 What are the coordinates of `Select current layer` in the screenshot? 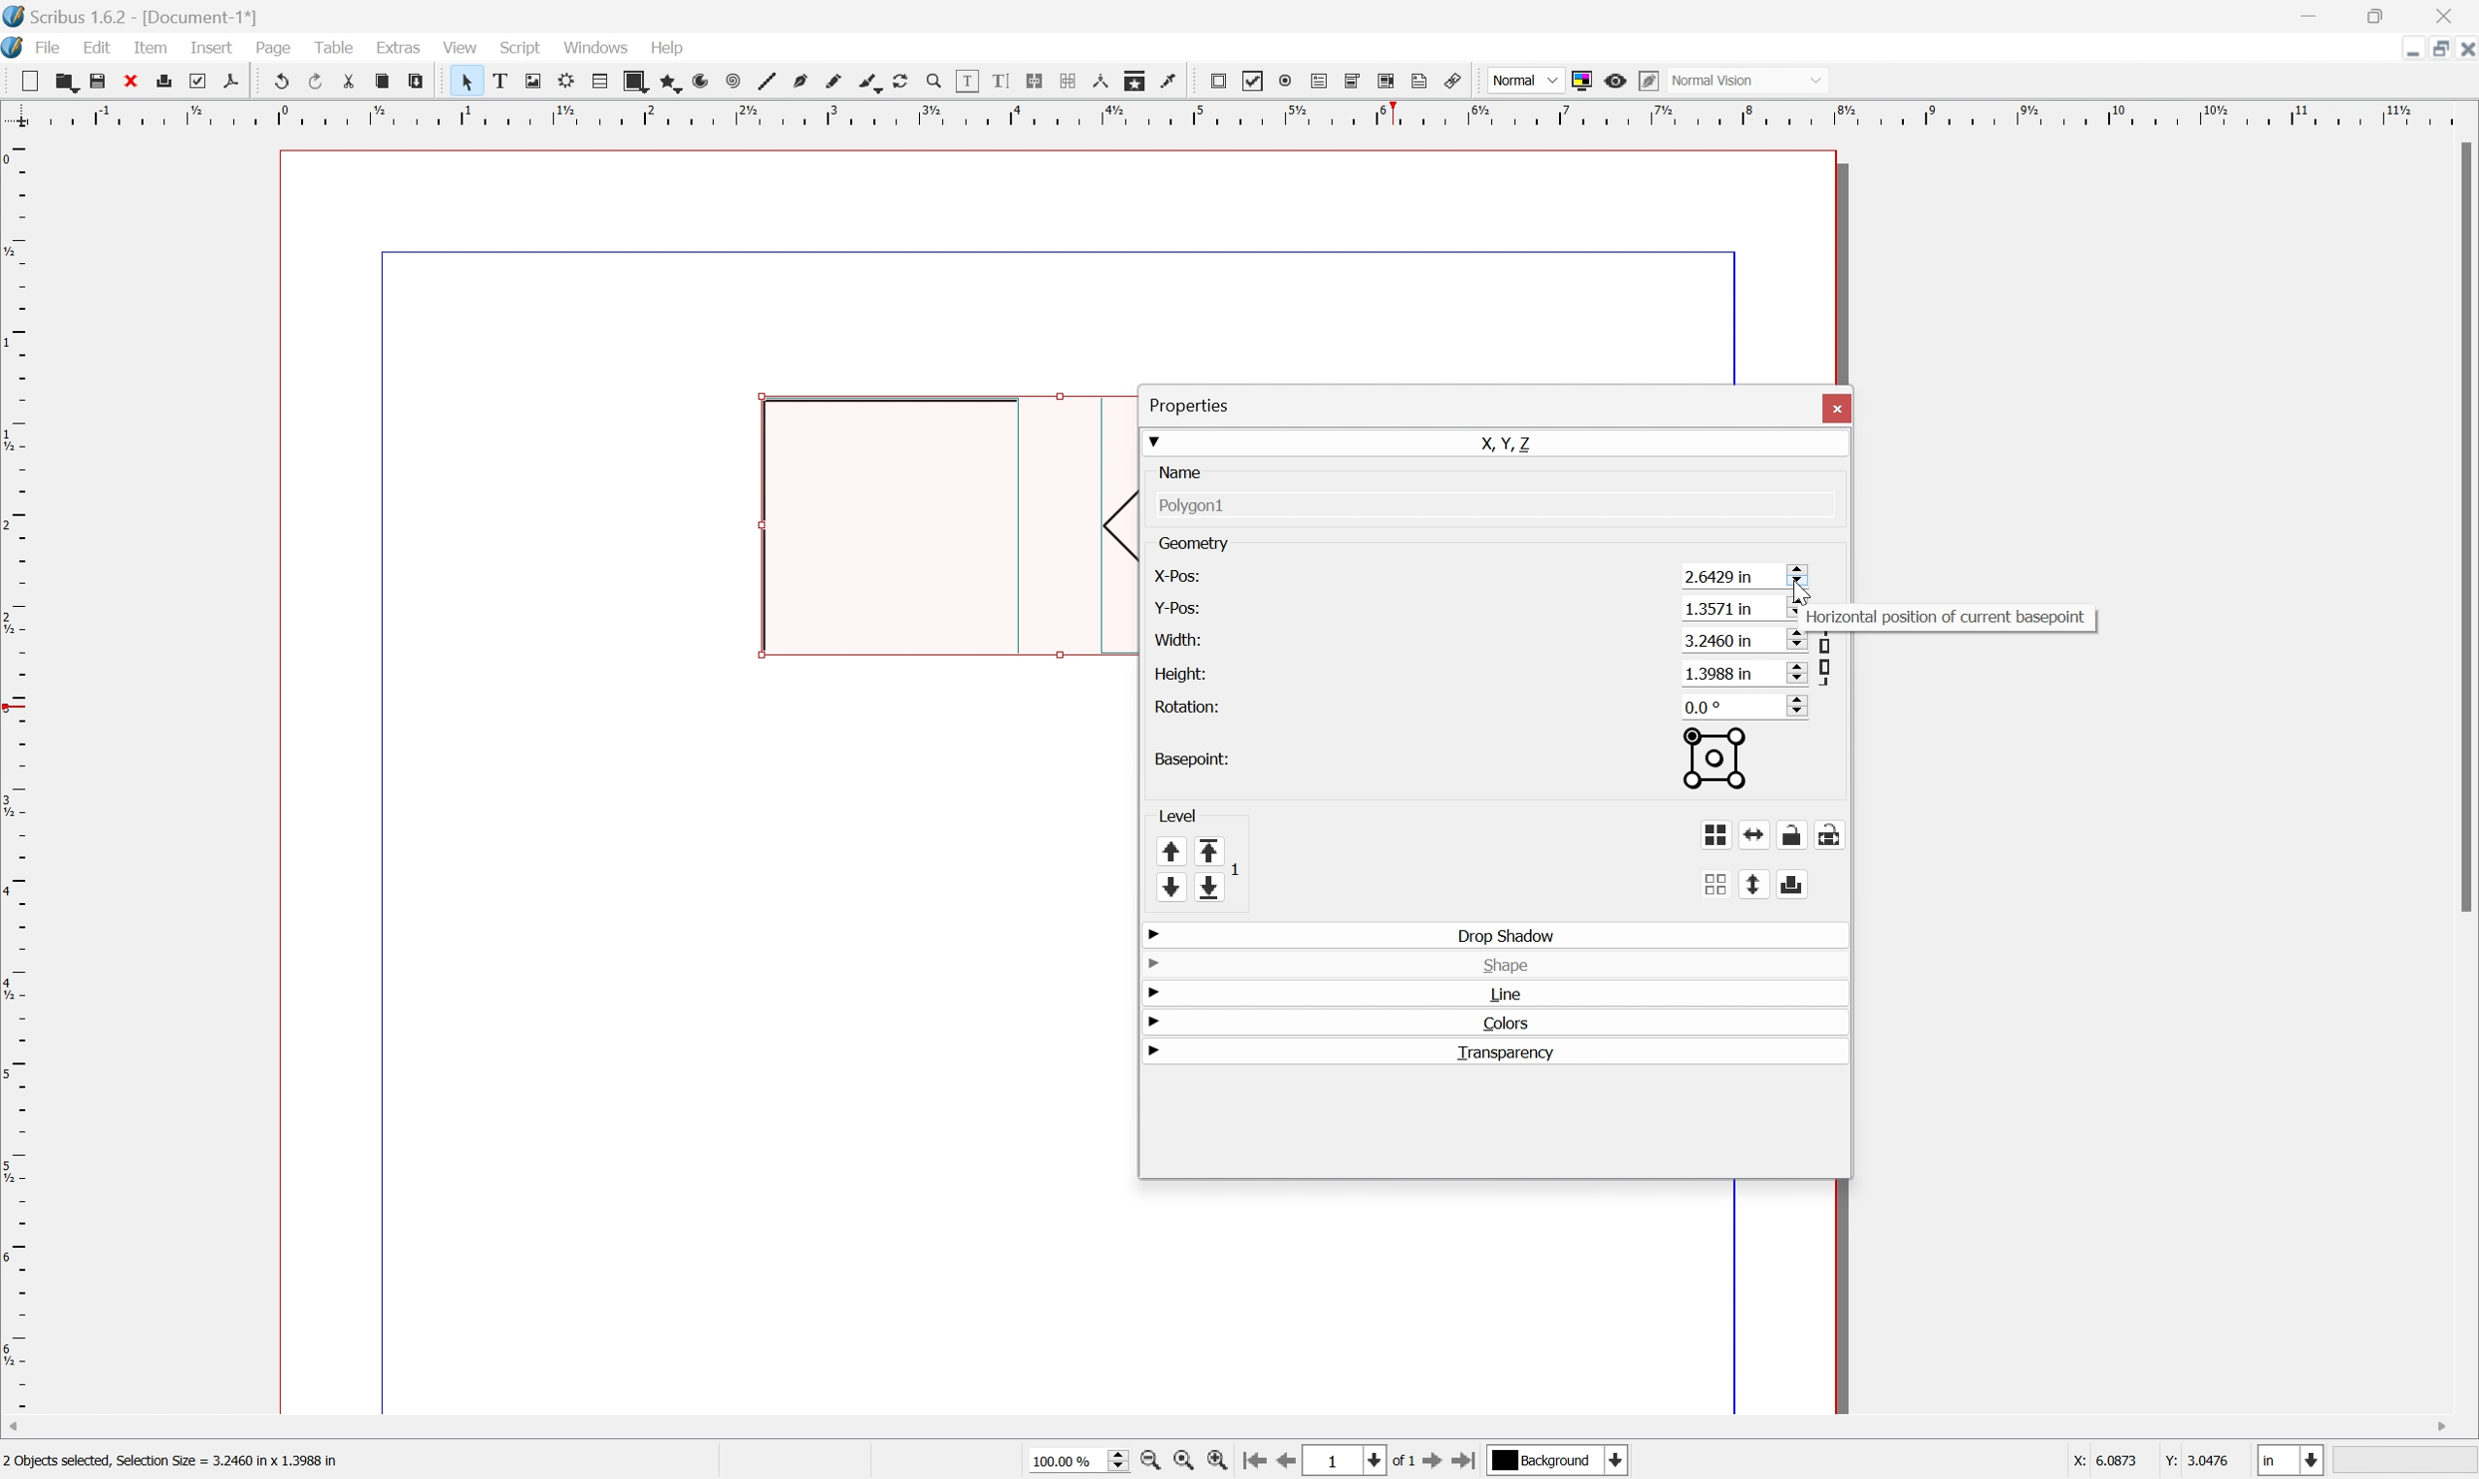 It's located at (1565, 1459).